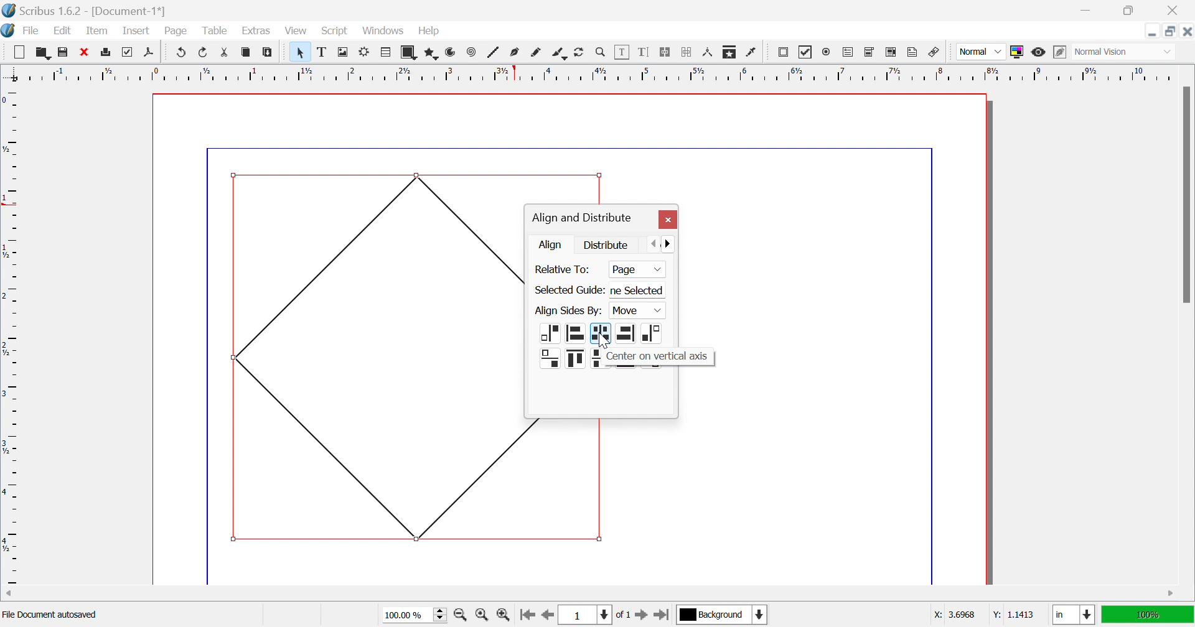 This screenshot has width=1195, height=627. Describe the element at coordinates (828, 50) in the screenshot. I see `PDF radio button` at that location.